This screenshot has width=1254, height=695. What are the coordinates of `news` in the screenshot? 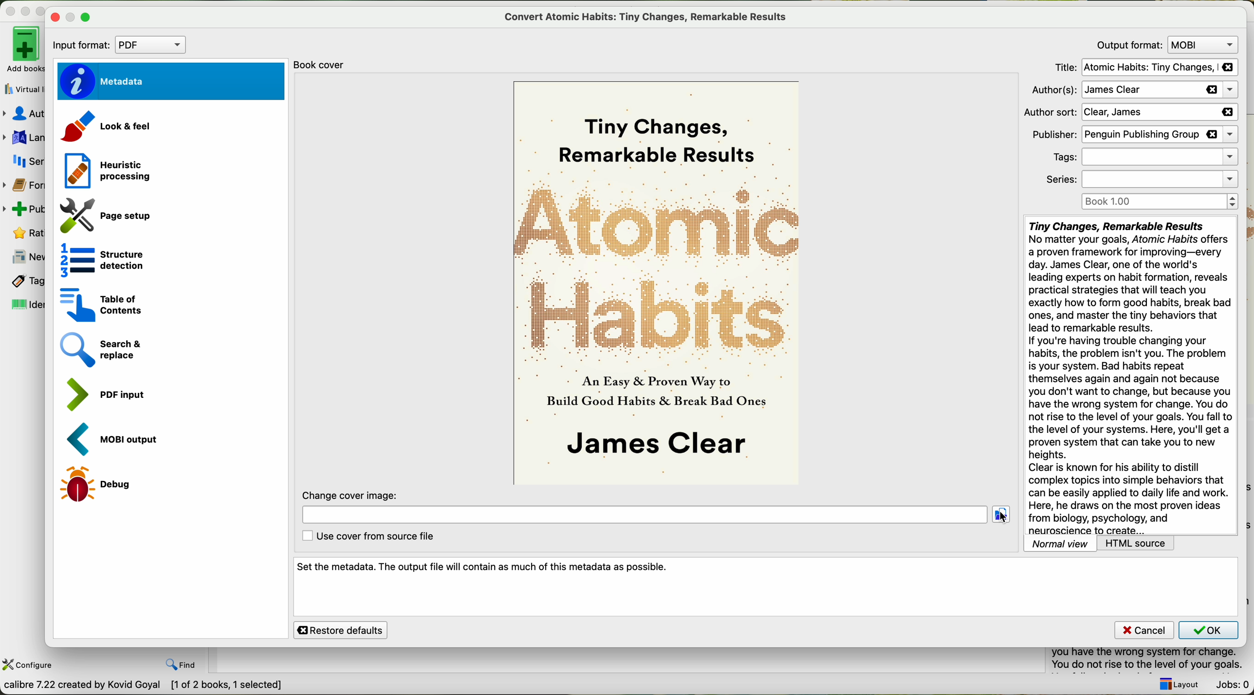 It's located at (23, 258).